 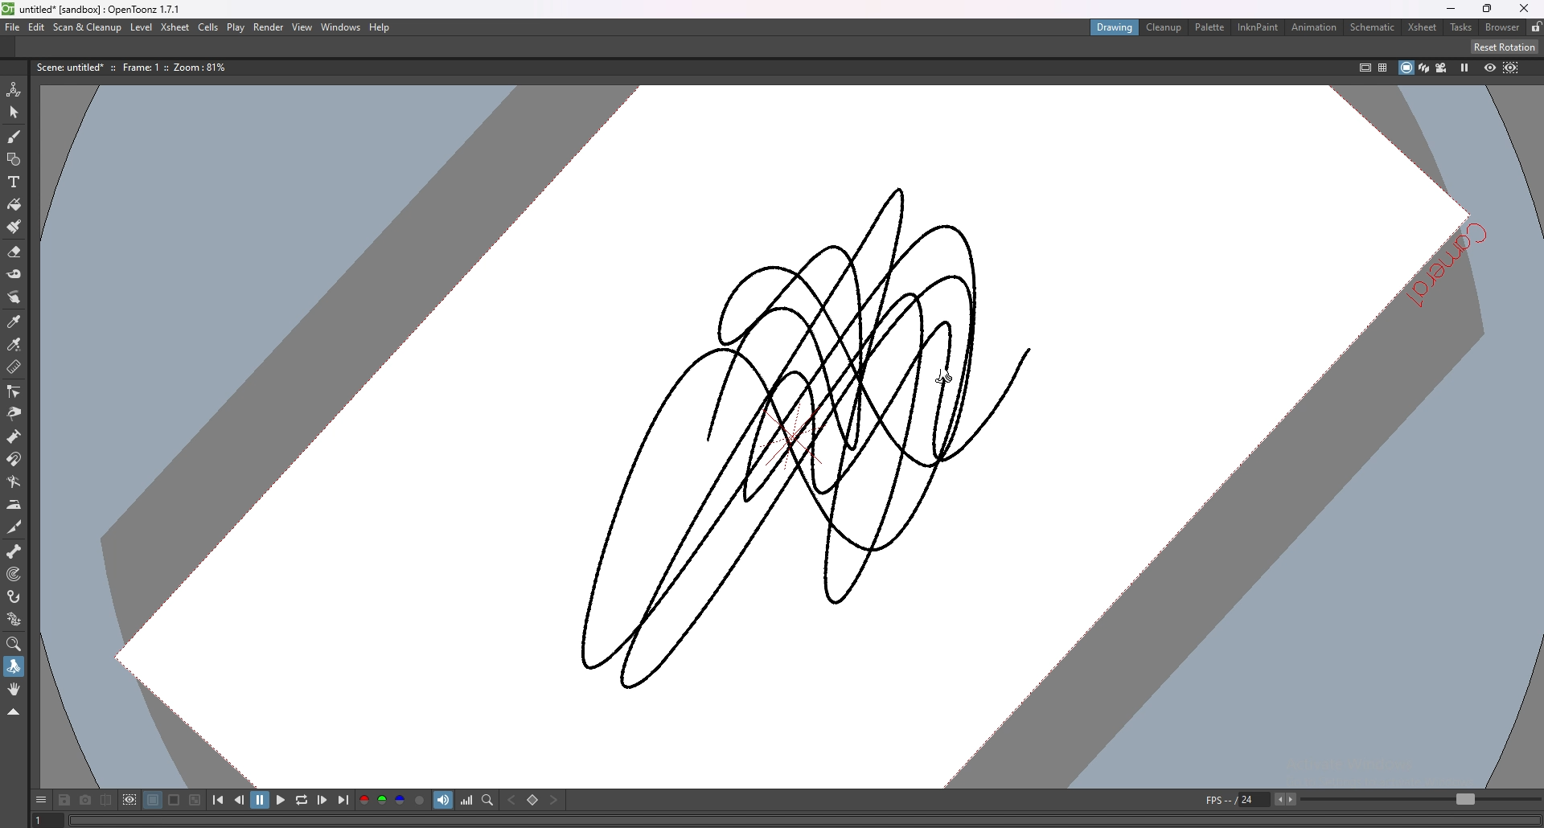 What do you see at coordinates (15, 251) in the screenshot?
I see `erase tool` at bounding box center [15, 251].